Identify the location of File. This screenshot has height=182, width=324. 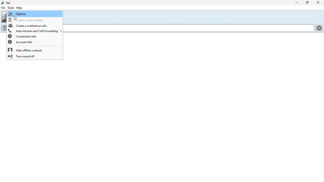
(3, 8).